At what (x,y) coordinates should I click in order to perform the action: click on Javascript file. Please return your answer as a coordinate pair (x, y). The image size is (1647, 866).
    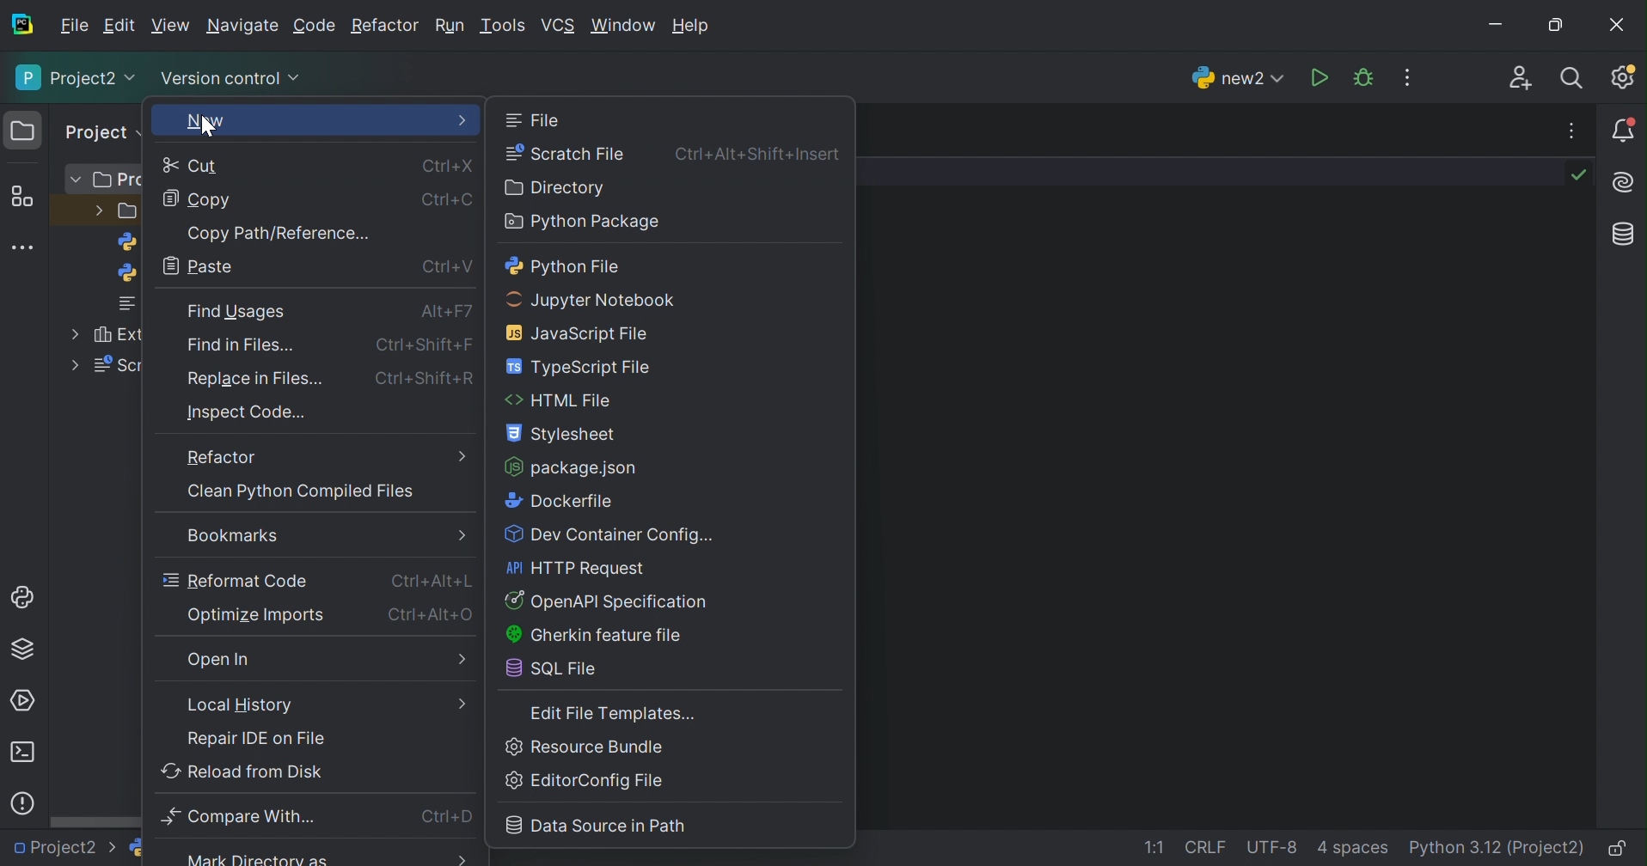
    Looking at the image, I should click on (572, 334).